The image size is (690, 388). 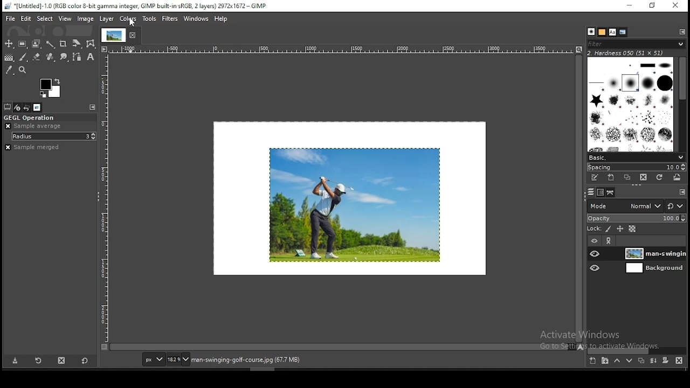 What do you see at coordinates (677, 177) in the screenshot?
I see `open brush as image` at bounding box center [677, 177].